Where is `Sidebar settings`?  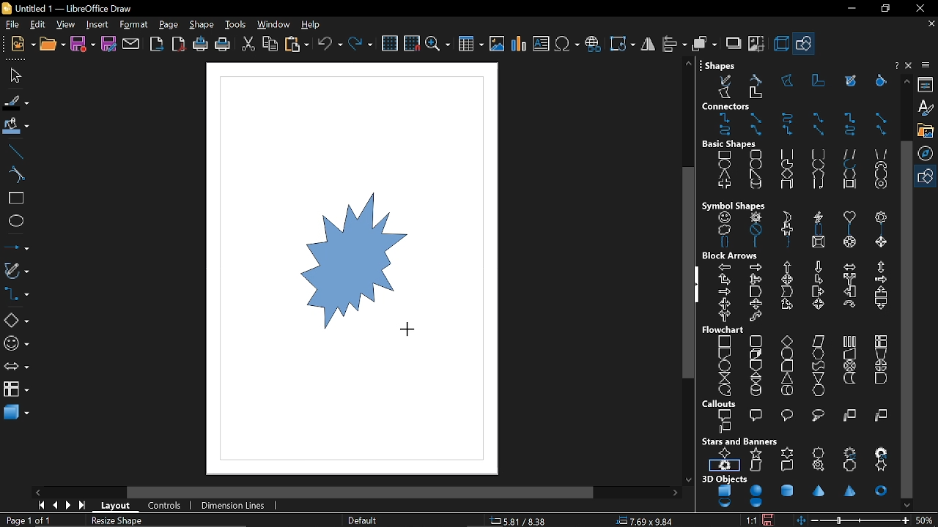
Sidebar settings is located at coordinates (928, 65).